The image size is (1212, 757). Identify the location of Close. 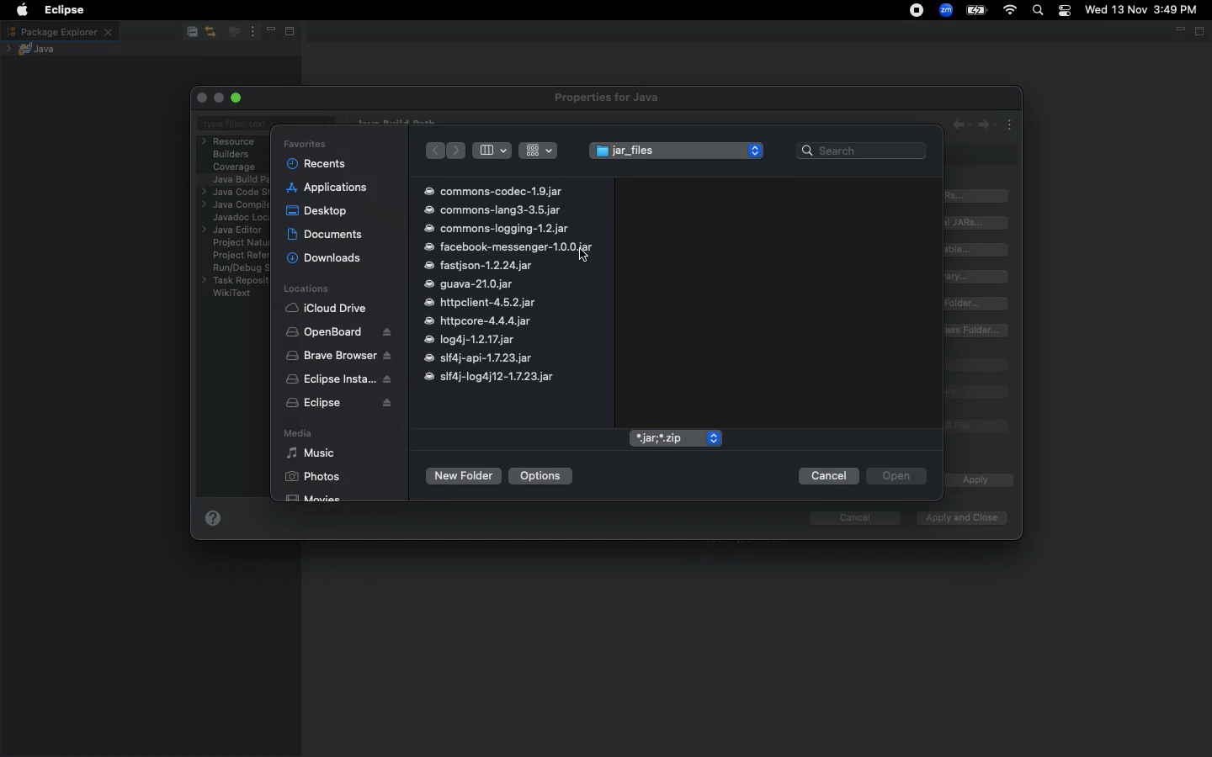
(204, 98).